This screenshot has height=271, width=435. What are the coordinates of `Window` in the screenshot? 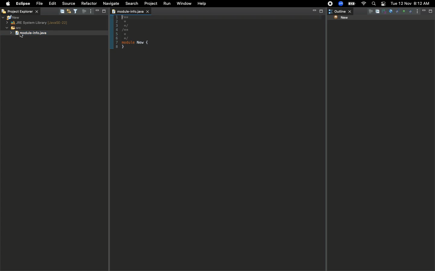 It's located at (184, 4).